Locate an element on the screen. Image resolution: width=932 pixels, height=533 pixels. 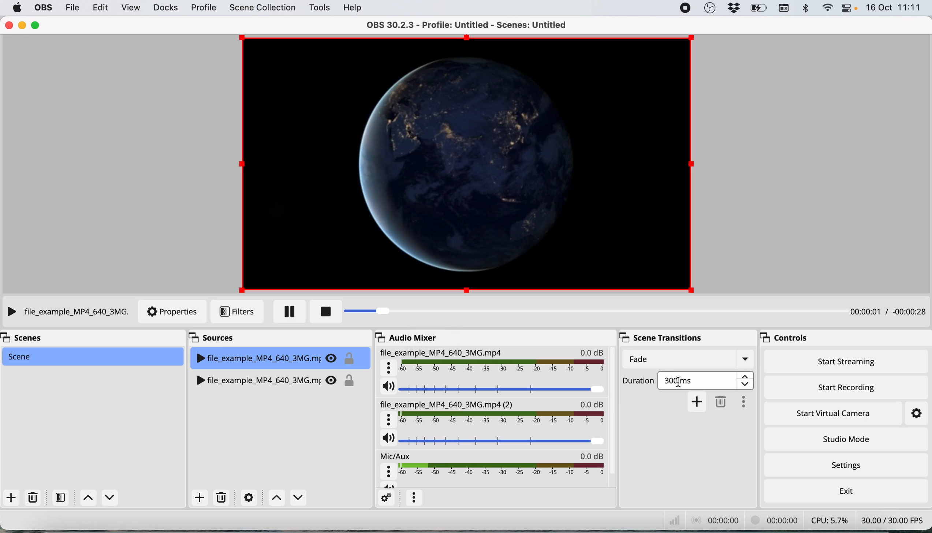
add scene is located at coordinates (11, 497).